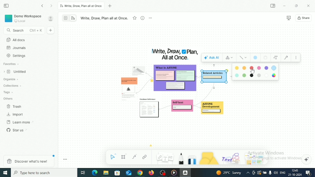 Image resolution: width=315 pixels, height=177 pixels. I want to click on New tab, so click(111, 6).